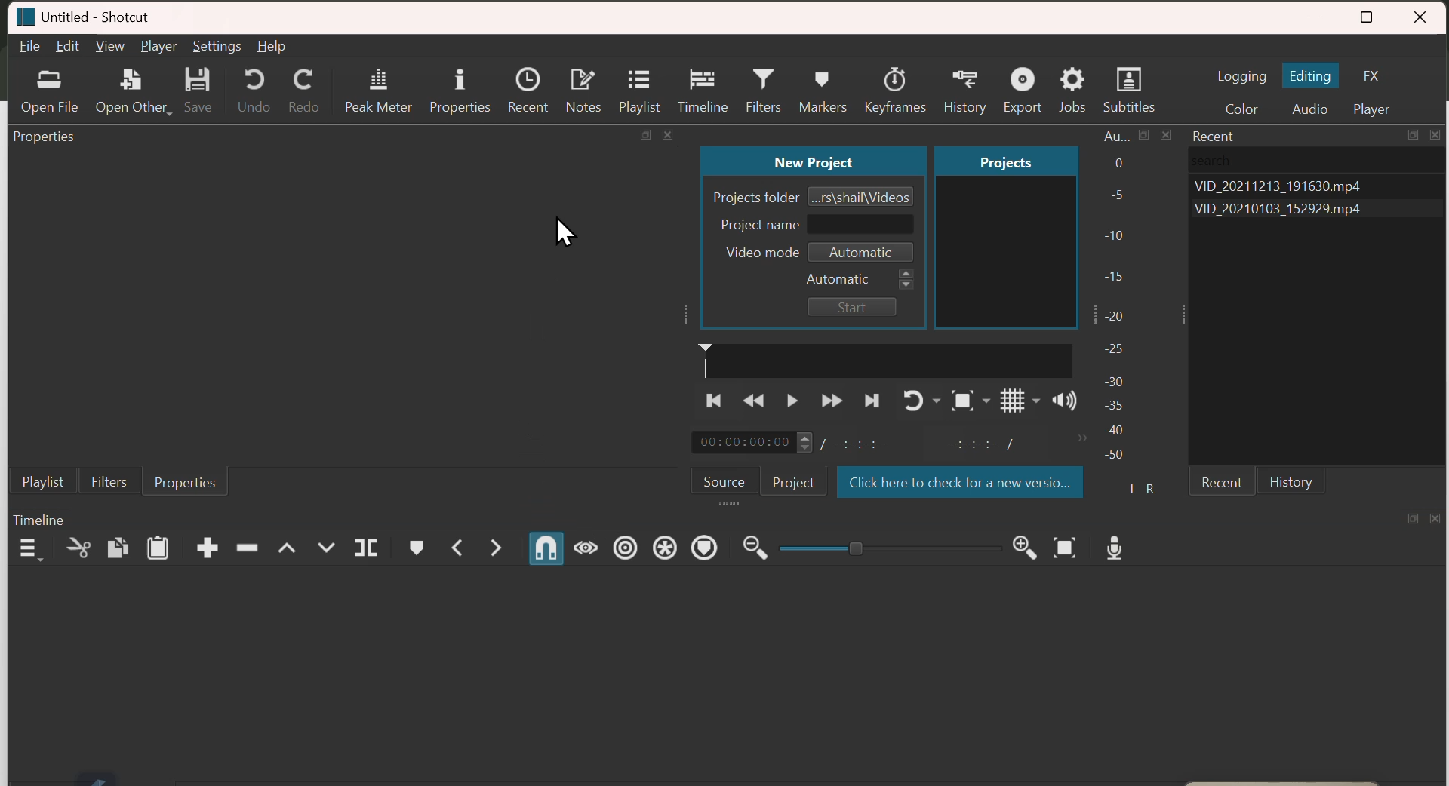 The width and height of the screenshot is (1449, 786). I want to click on Close, so click(1436, 518).